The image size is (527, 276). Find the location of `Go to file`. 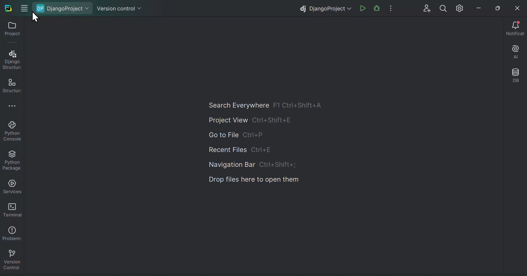

Go to file is located at coordinates (239, 134).